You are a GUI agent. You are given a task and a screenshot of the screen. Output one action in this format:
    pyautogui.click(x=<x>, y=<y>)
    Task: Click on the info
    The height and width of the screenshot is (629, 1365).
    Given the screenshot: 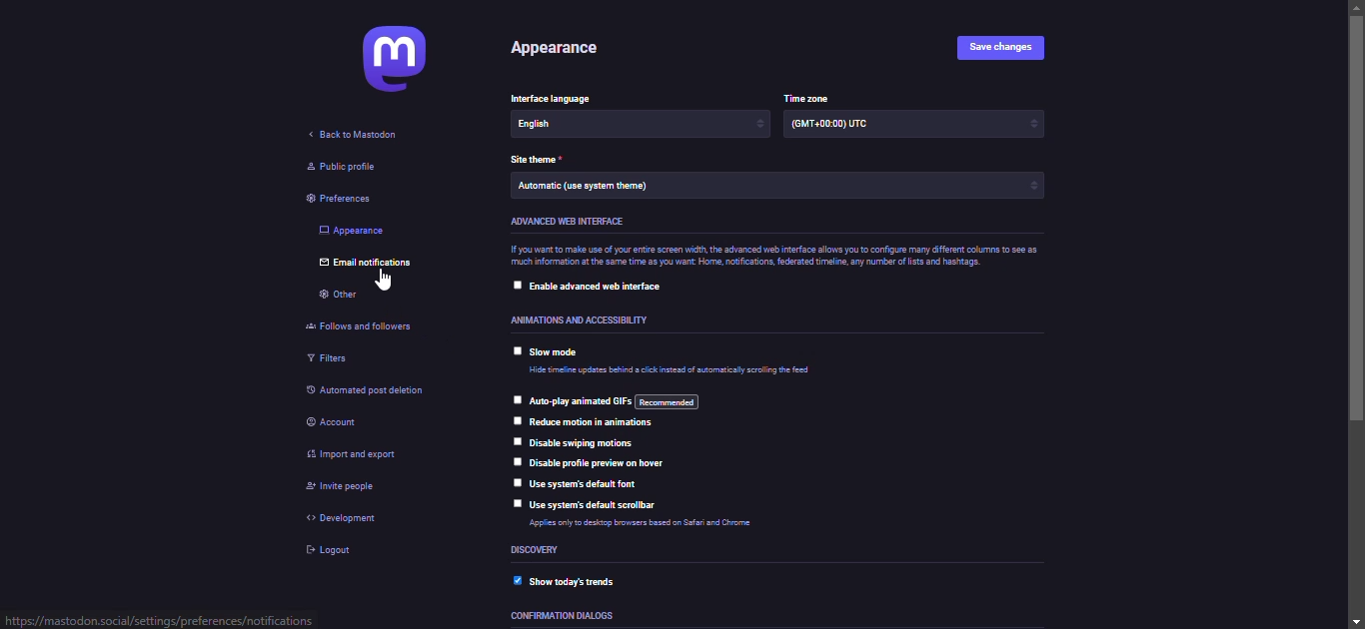 What is the action you would take?
    pyautogui.click(x=675, y=373)
    